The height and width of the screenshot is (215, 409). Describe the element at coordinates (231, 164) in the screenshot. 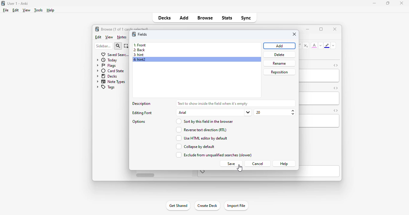

I see `save` at that location.